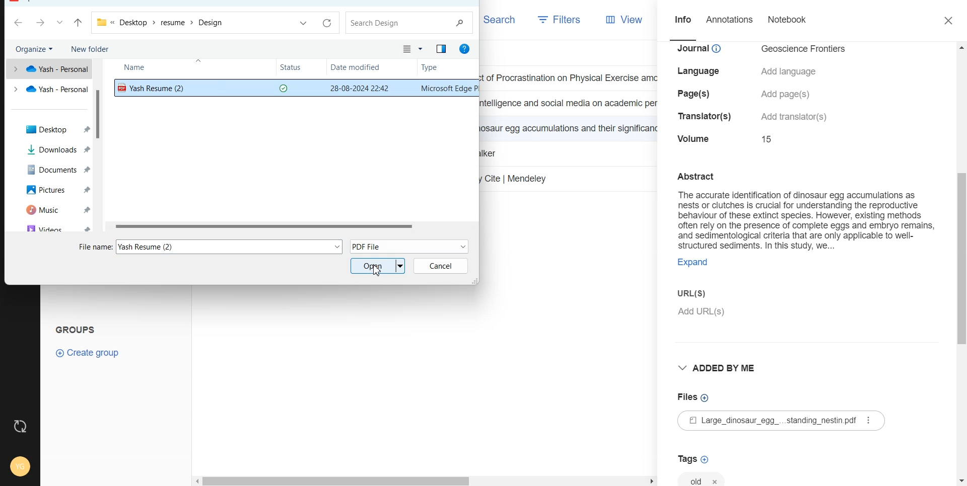 The height and width of the screenshot is (486, 967). Describe the element at coordinates (681, 21) in the screenshot. I see `Info` at that location.